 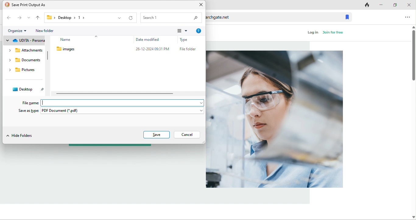 I want to click on close, so click(x=200, y=5).